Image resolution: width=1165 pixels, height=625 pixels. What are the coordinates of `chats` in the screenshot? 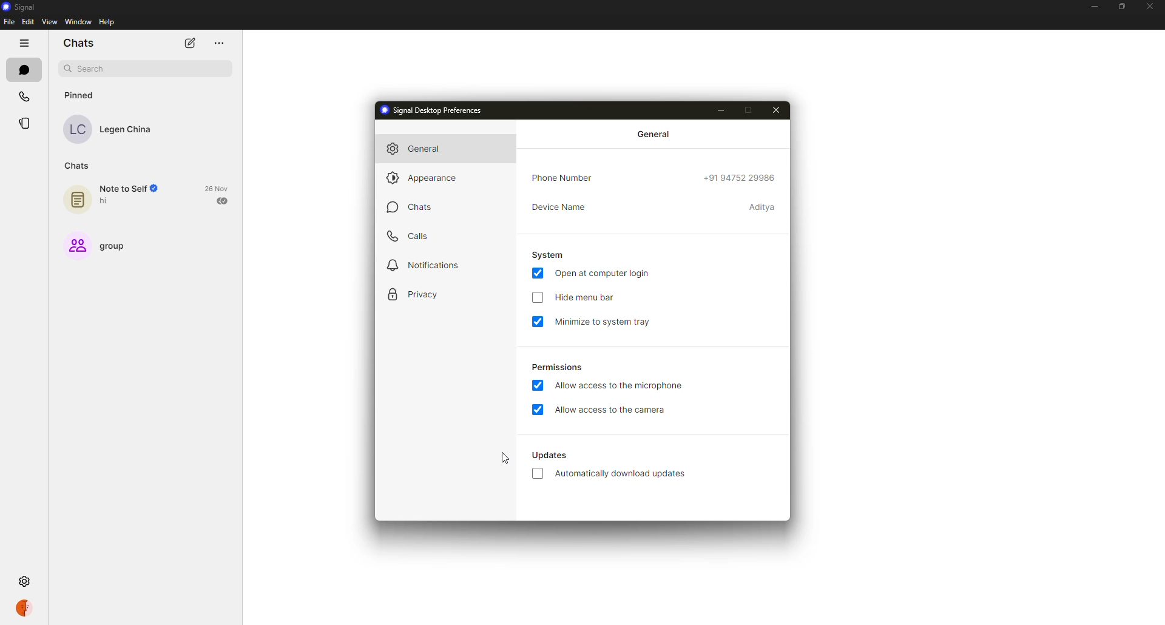 It's located at (79, 43).